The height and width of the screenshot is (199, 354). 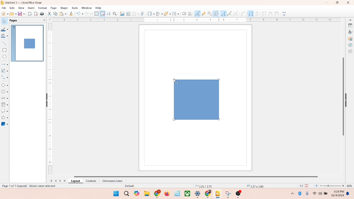 I want to click on hide, so click(x=46, y=101).